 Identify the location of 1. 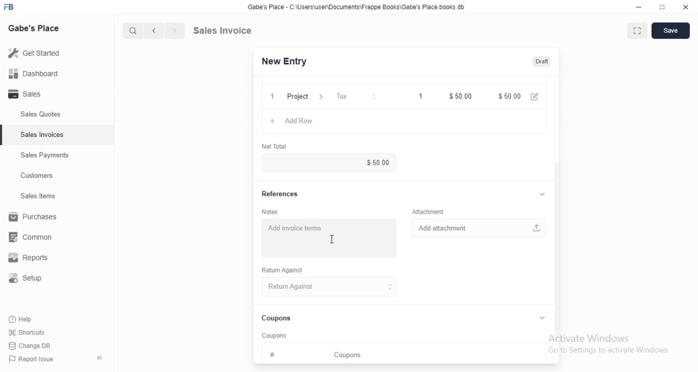
(270, 95).